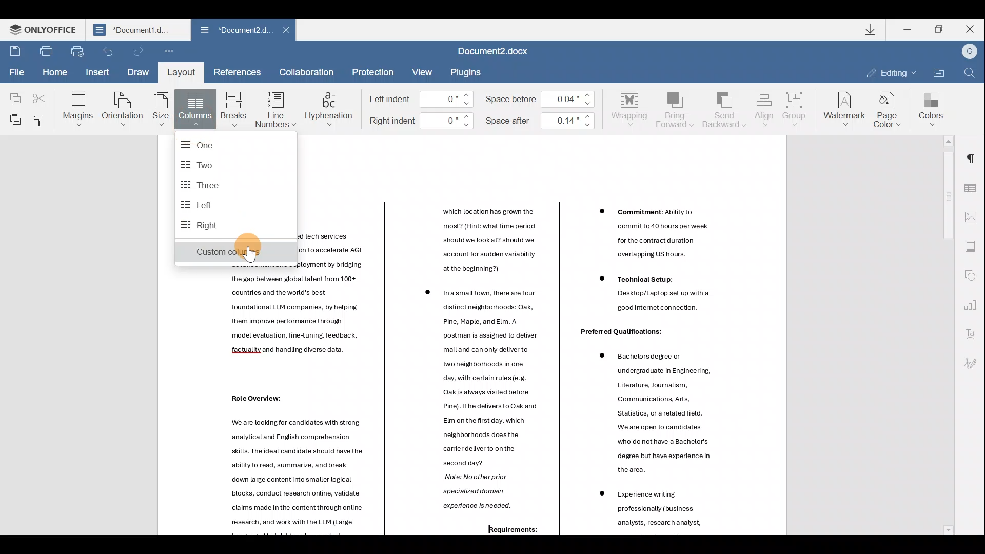  I want to click on Line numbers, so click(275, 109).